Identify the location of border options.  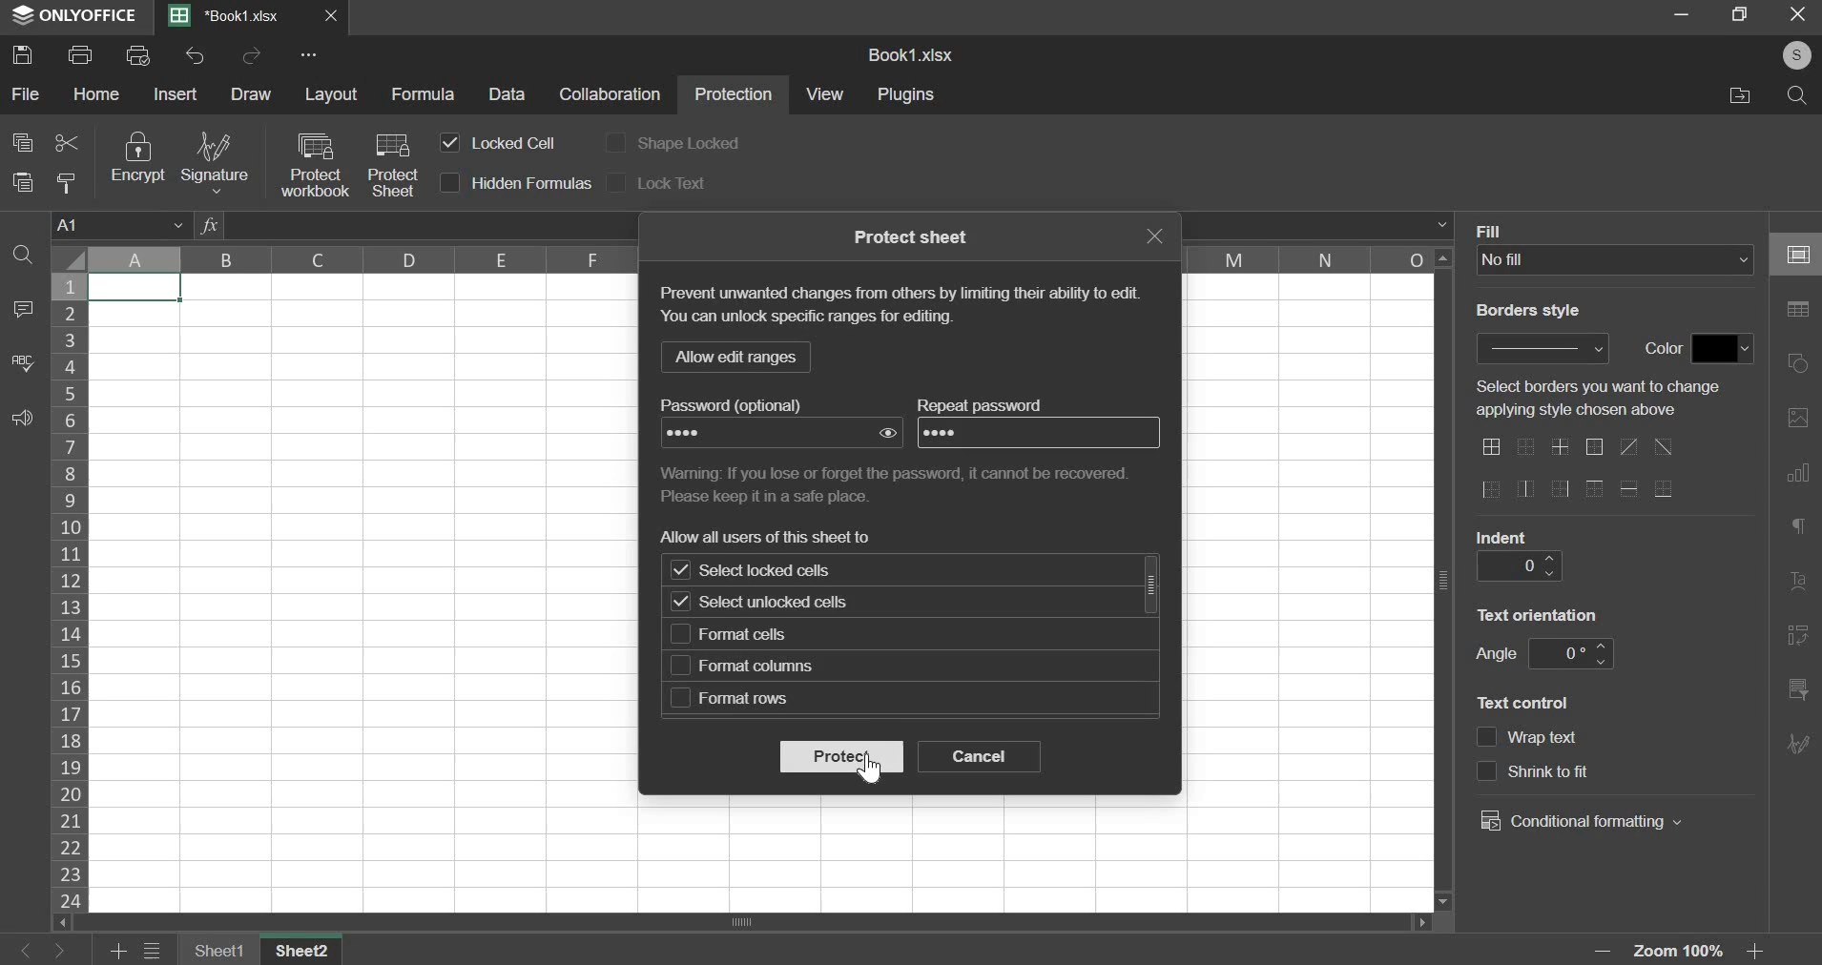
(1627, 446).